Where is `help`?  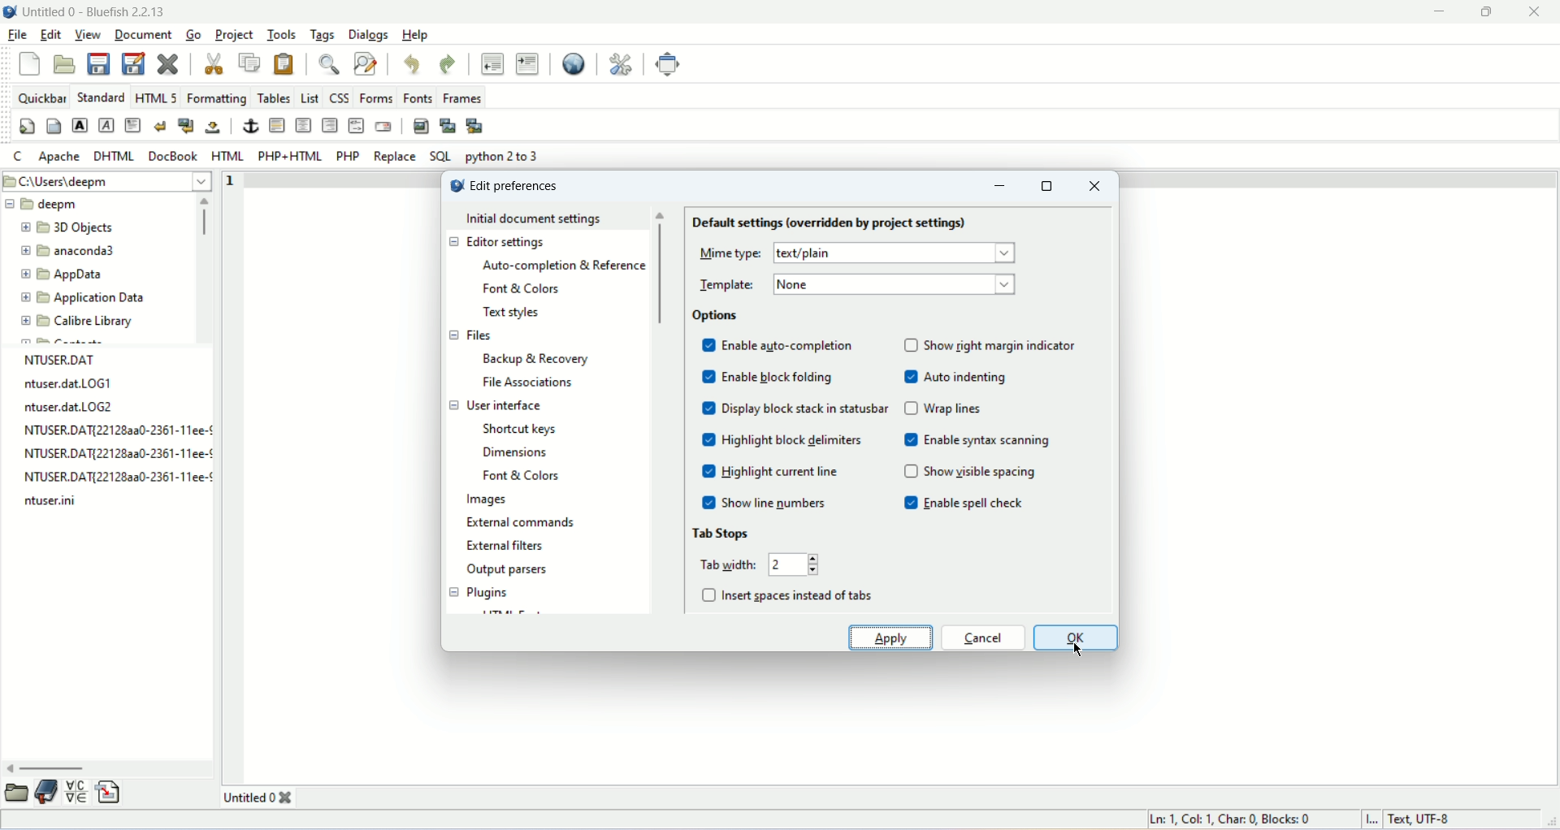 help is located at coordinates (417, 34).